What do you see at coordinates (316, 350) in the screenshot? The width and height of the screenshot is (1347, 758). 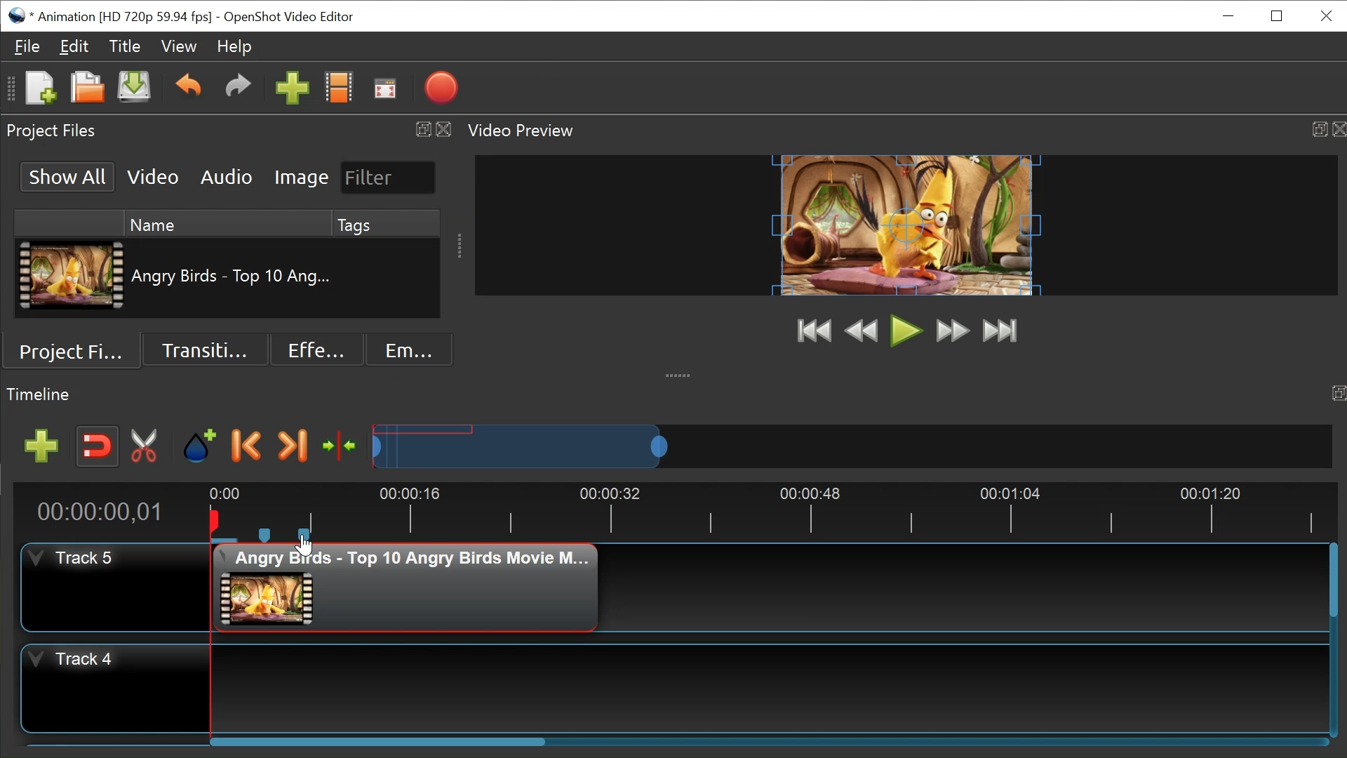 I see `Effects` at bounding box center [316, 350].